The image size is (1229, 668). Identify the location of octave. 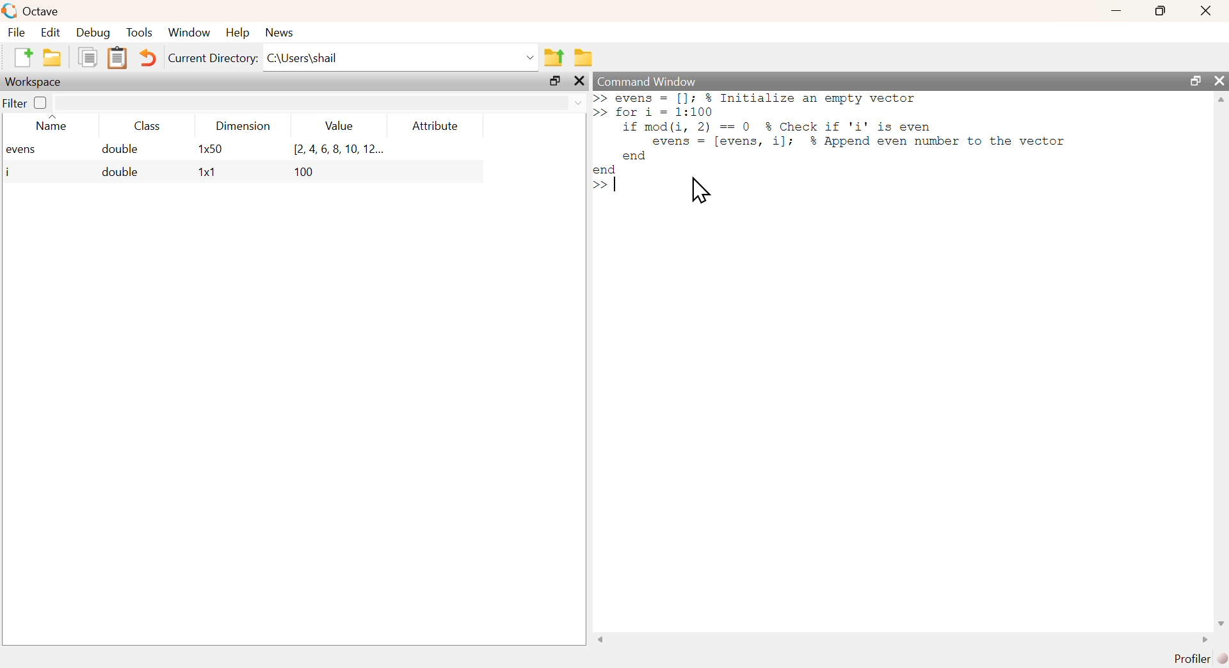
(33, 12).